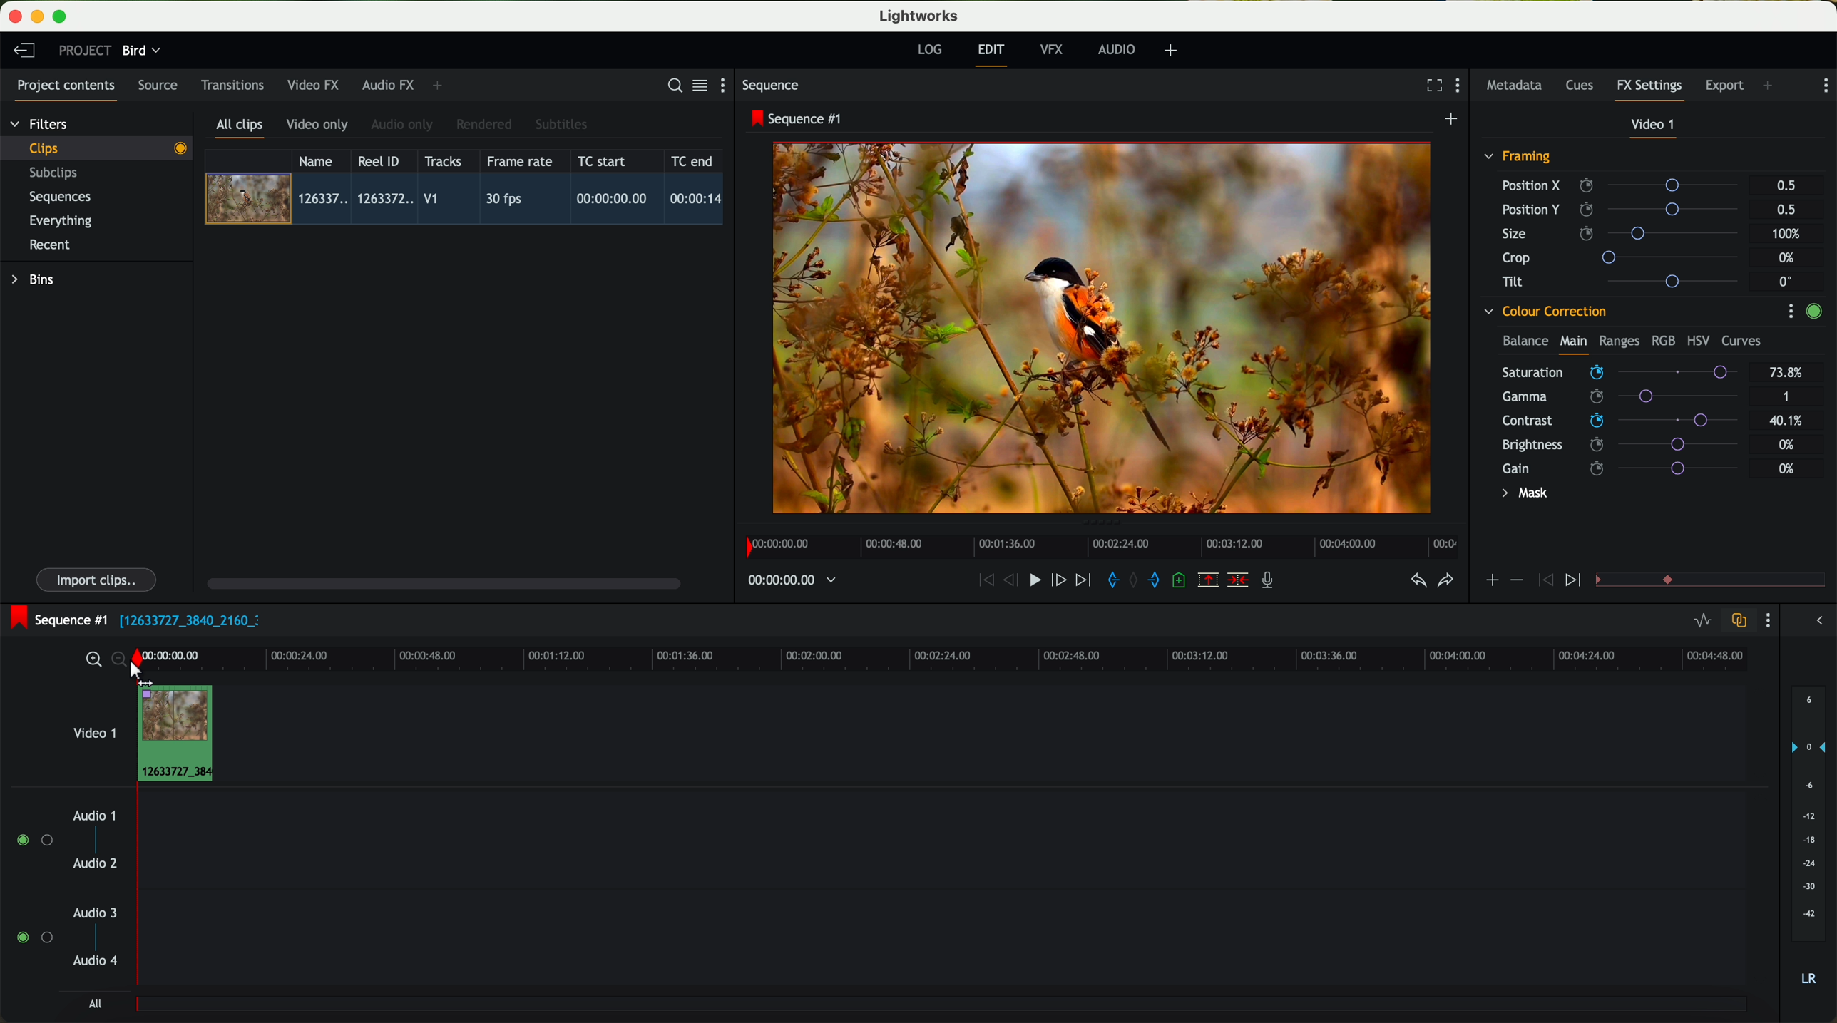 This screenshot has height=1023, width=1837. I want to click on curves, so click(1741, 341).